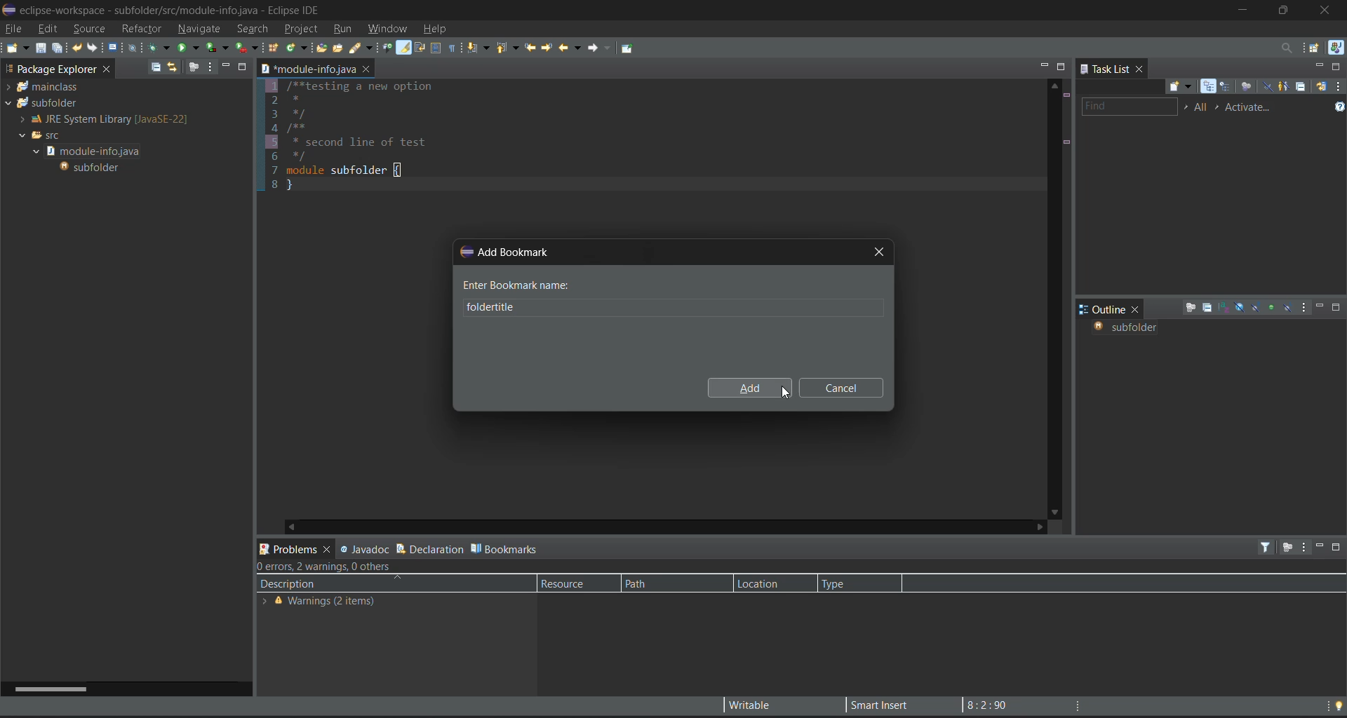 This screenshot has width=1347, height=718. I want to click on maximize, so click(1339, 549).